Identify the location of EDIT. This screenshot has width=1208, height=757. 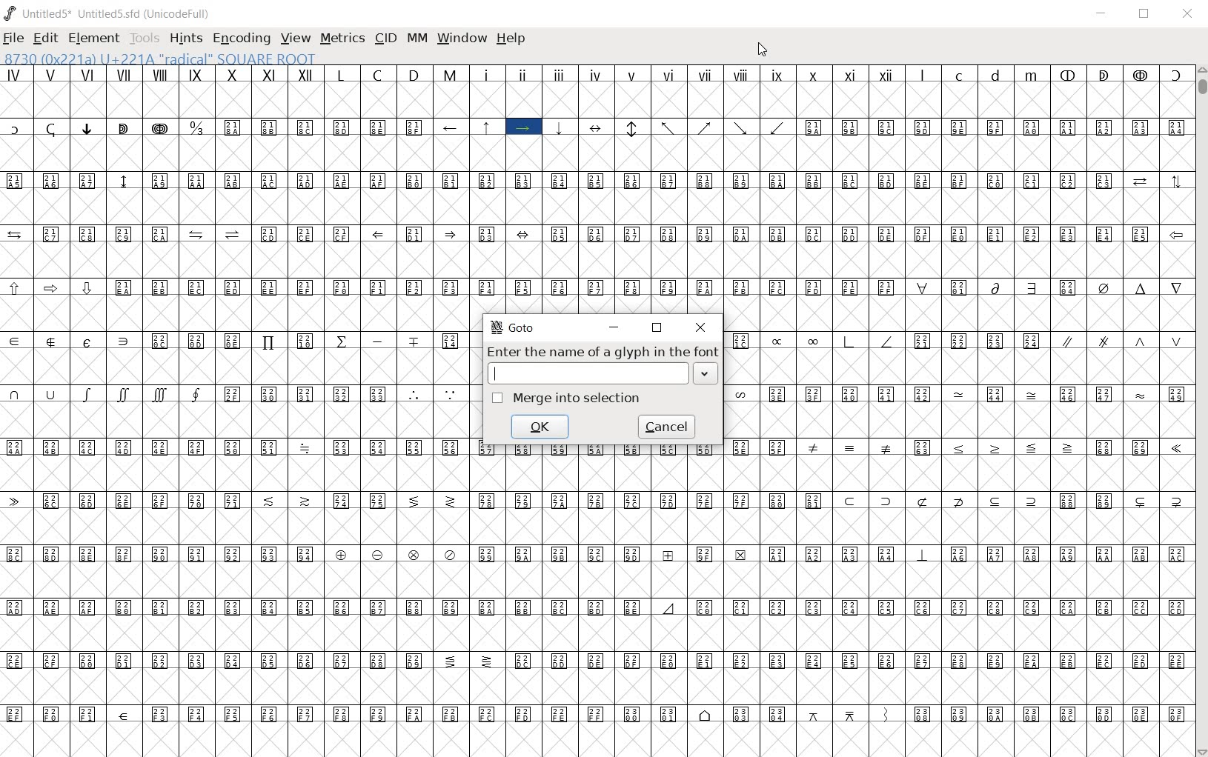
(44, 39).